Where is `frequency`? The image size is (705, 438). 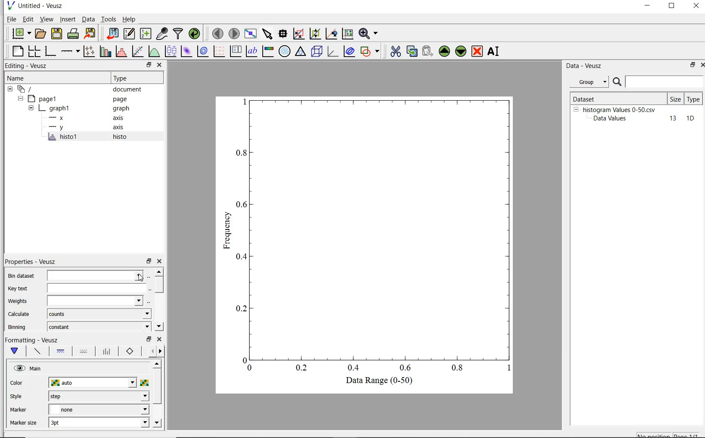
frequency is located at coordinates (227, 233).